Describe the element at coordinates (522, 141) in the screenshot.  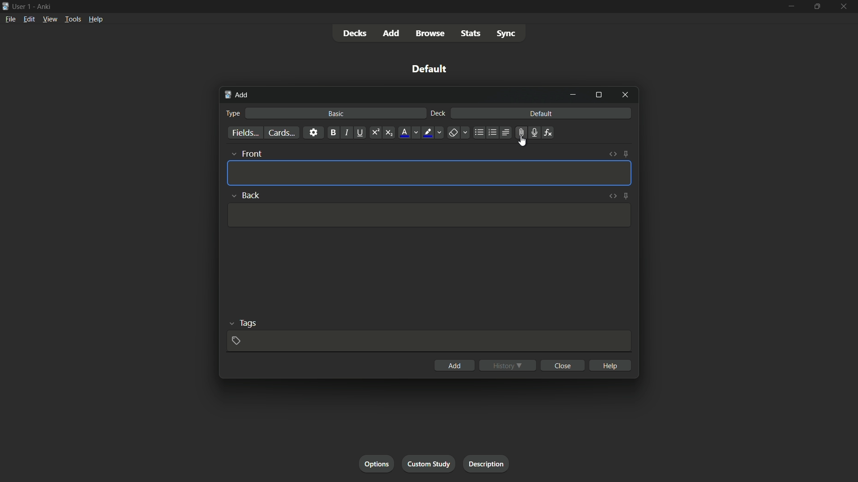
I see `cursor` at that location.